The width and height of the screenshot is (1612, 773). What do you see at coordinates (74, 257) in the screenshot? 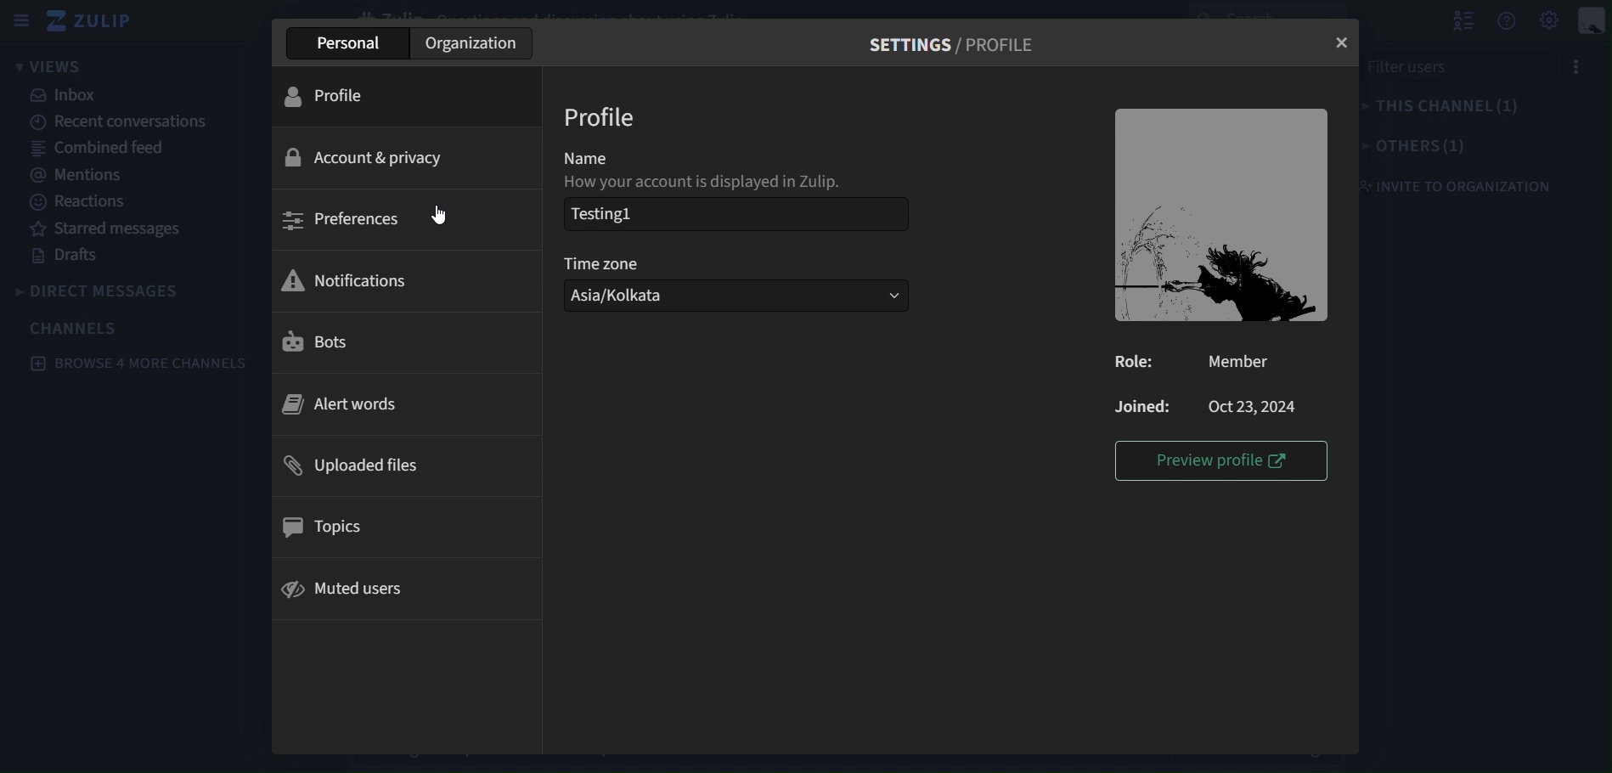
I see `drafts` at bounding box center [74, 257].